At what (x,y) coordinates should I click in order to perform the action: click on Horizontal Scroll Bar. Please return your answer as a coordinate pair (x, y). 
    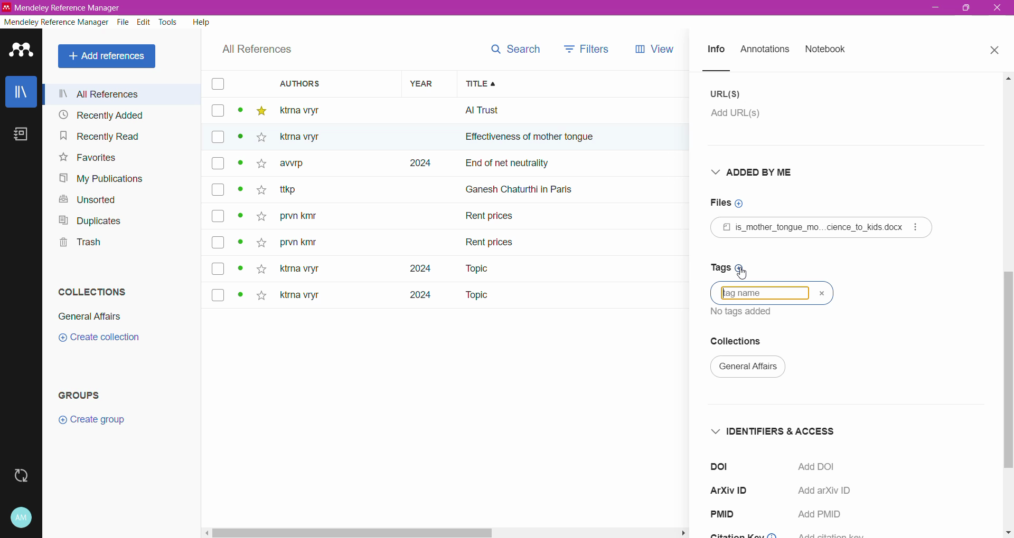
    Looking at the image, I should click on (444, 534).